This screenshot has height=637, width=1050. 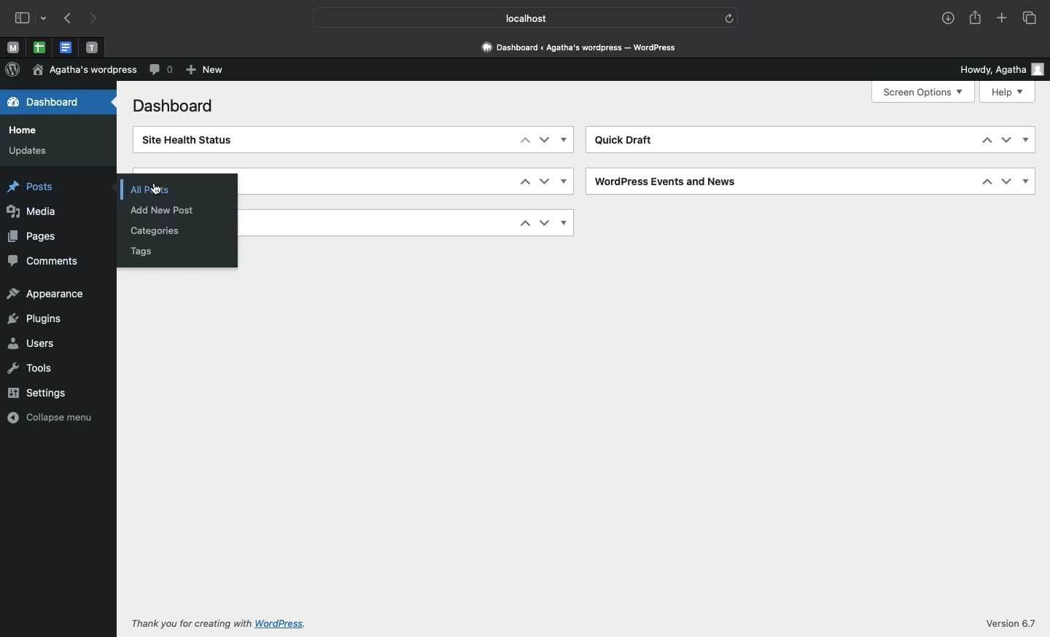 I want to click on Show, so click(x=564, y=181).